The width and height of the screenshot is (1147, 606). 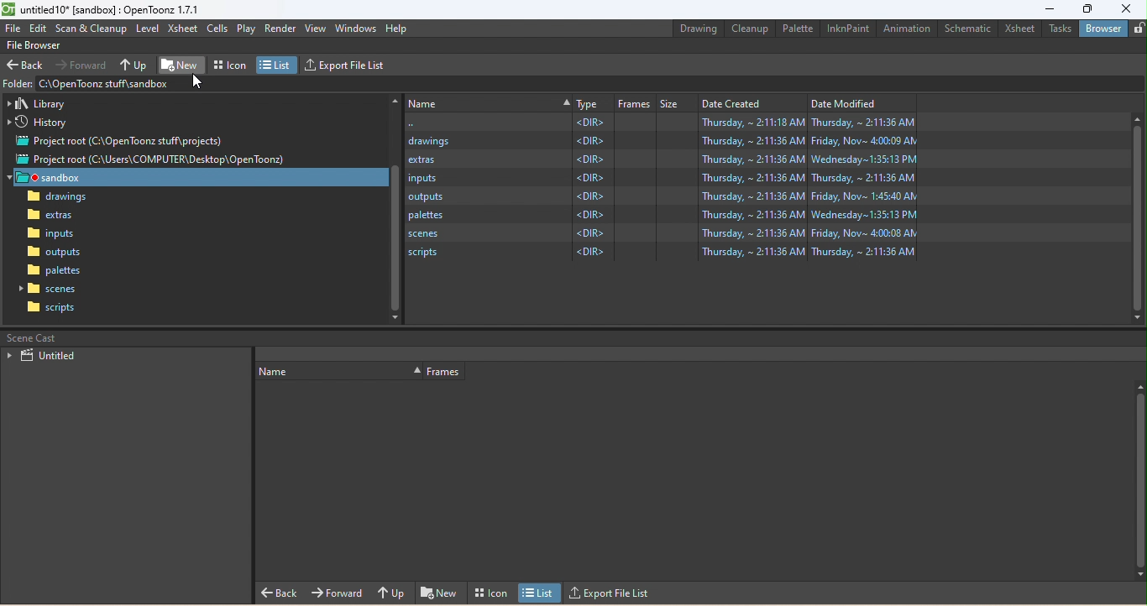 I want to click on Edit, so click(x=39, y=28).